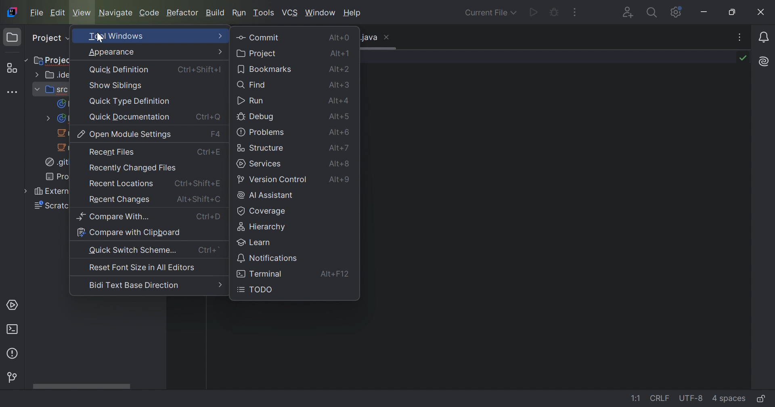 The width and height of the screenshot is (775, 407). What do you see at coordinates (116, 86) in the screenshot?
I see `Show Siblings` at bounding box center [116, 86].